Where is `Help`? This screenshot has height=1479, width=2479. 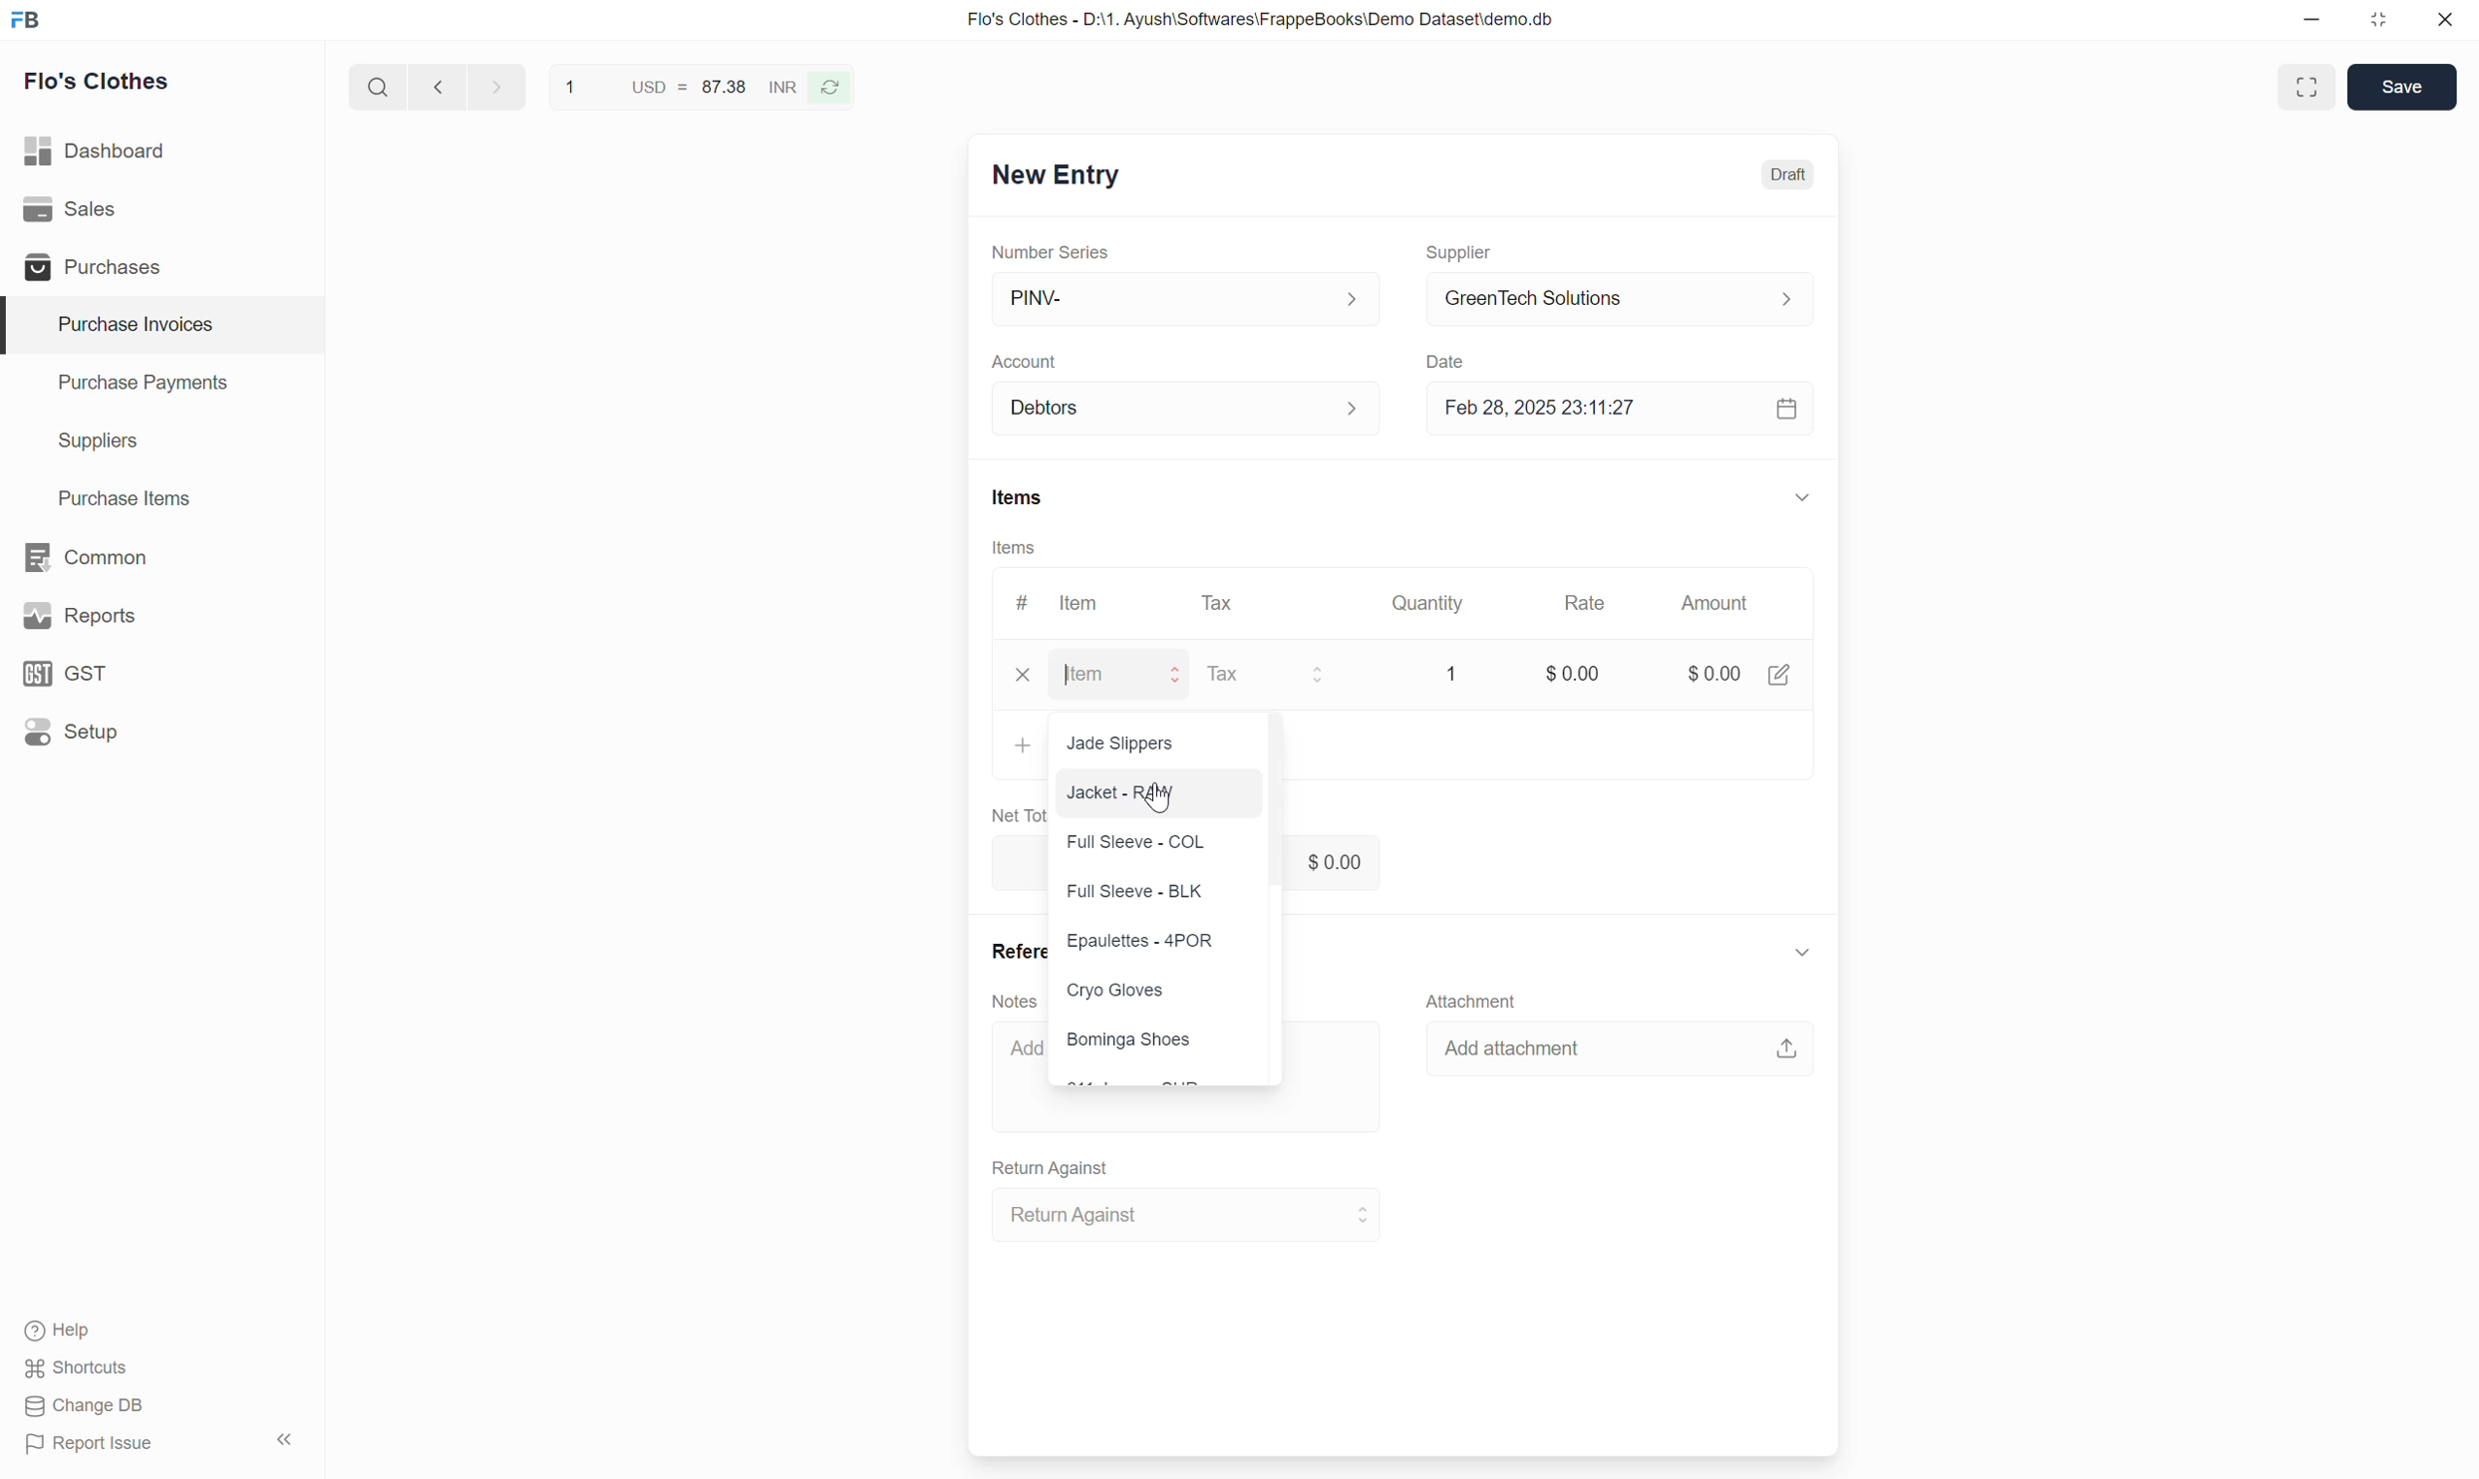 Help is located at coordinates (63, 1331).